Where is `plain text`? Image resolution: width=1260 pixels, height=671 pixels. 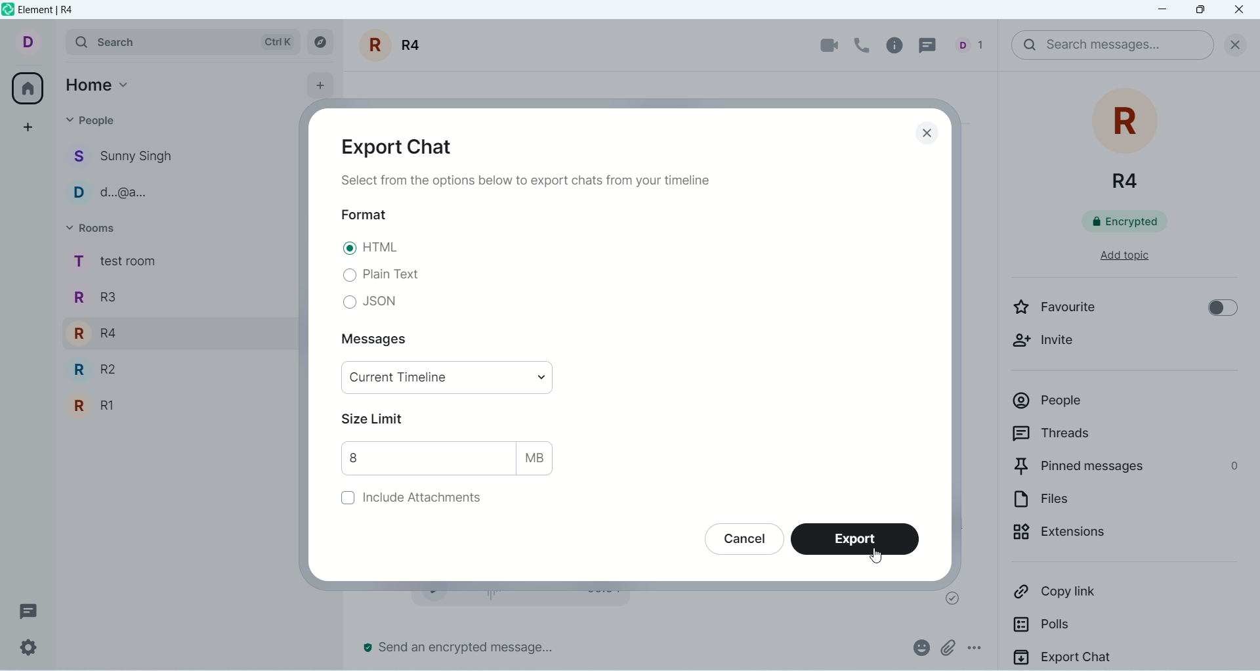
plain text is located at coordinates (379, 274).